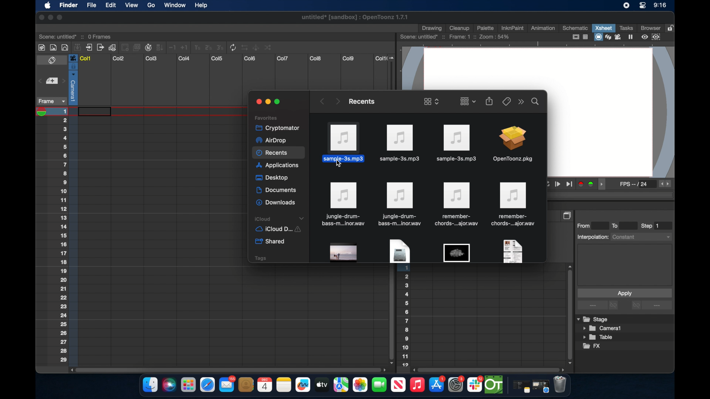 The width and height of the screenshot is (710, 399). I want to click on slack, so click(475, 385).